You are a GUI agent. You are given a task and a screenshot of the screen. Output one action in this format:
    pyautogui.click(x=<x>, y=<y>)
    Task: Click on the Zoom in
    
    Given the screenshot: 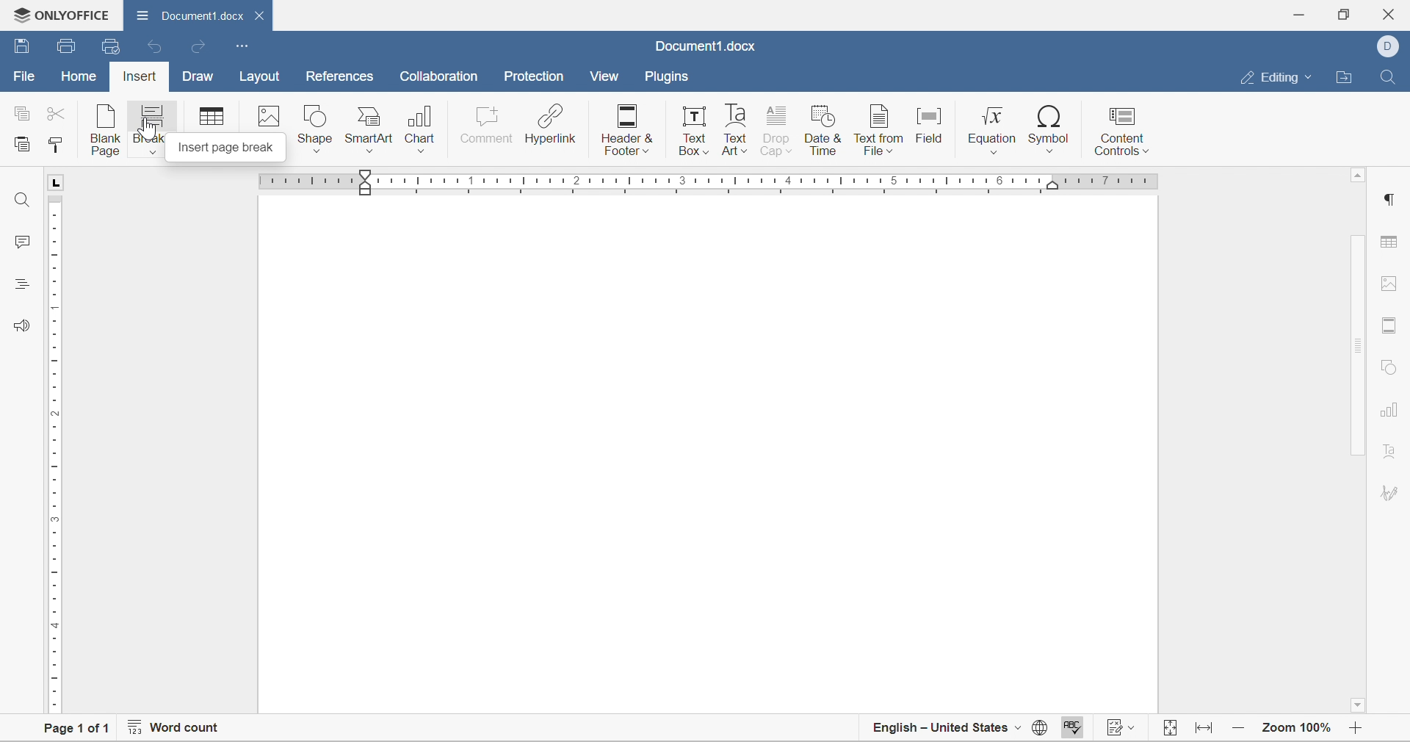 What is the action you would take?
    pyautogui.click(x=1359, y=732)
    